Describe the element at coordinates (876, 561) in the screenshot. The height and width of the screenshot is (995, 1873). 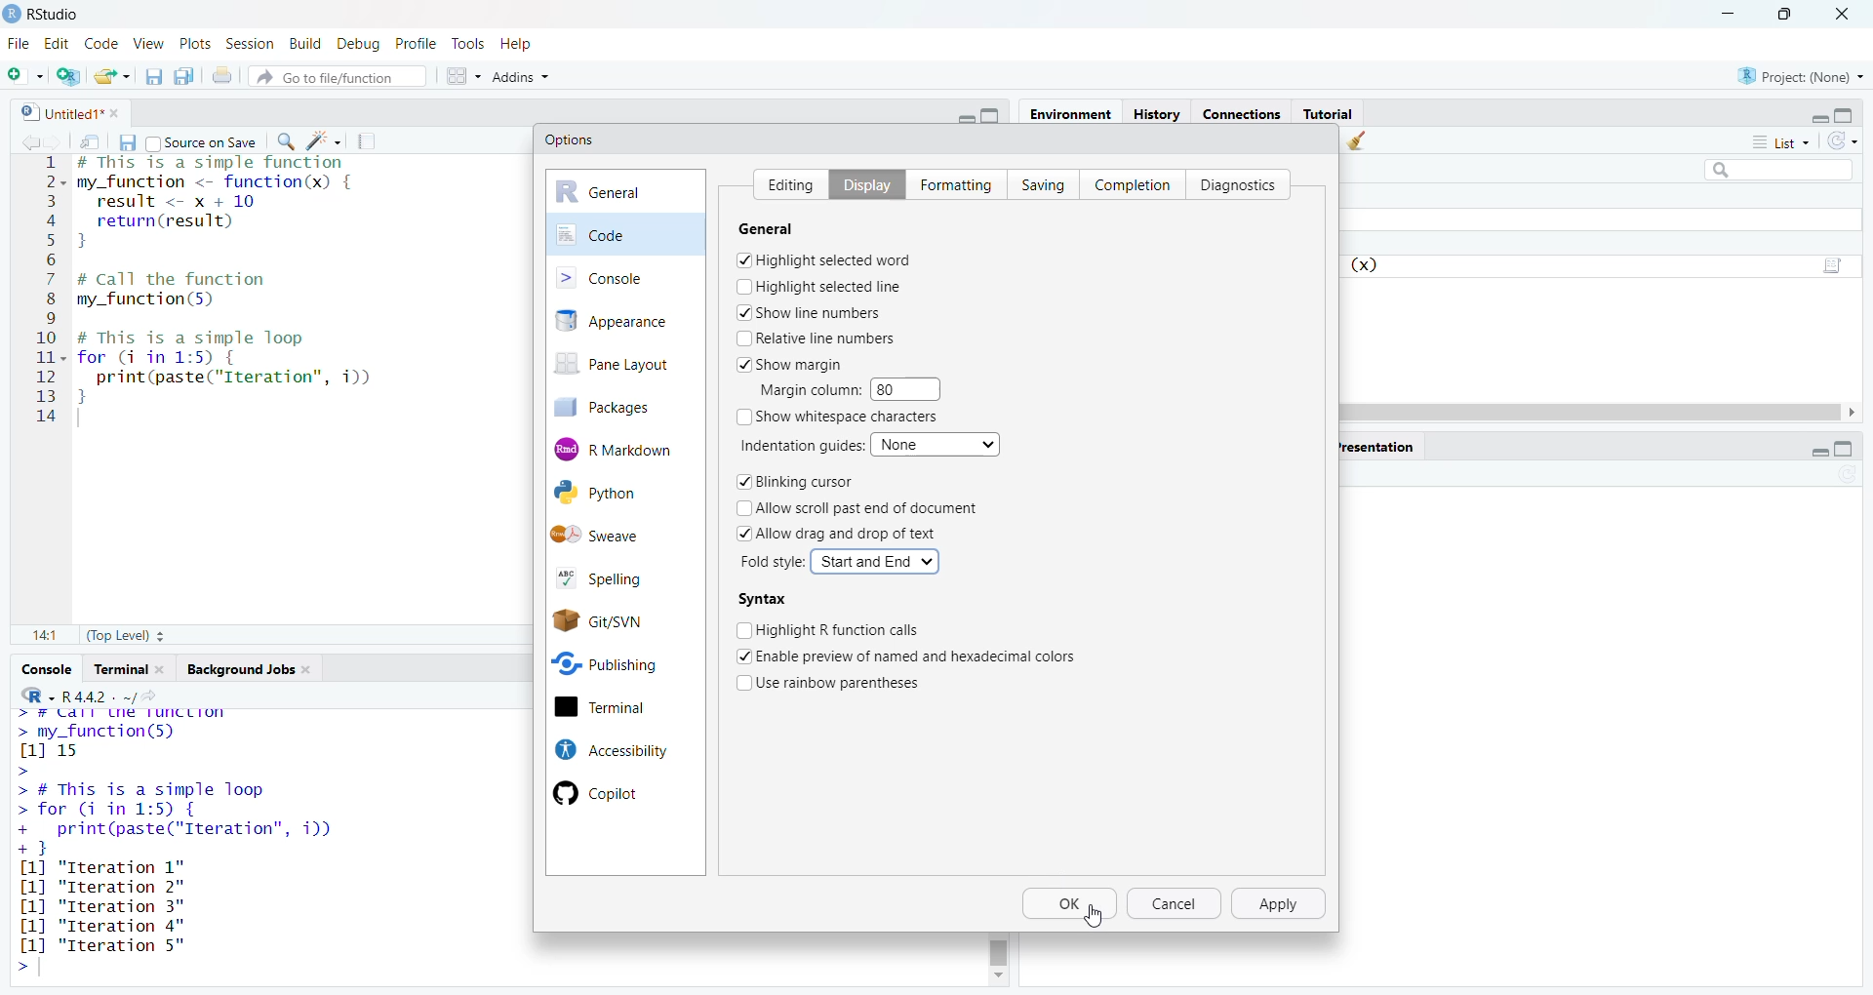
I see `start and end` at that location.